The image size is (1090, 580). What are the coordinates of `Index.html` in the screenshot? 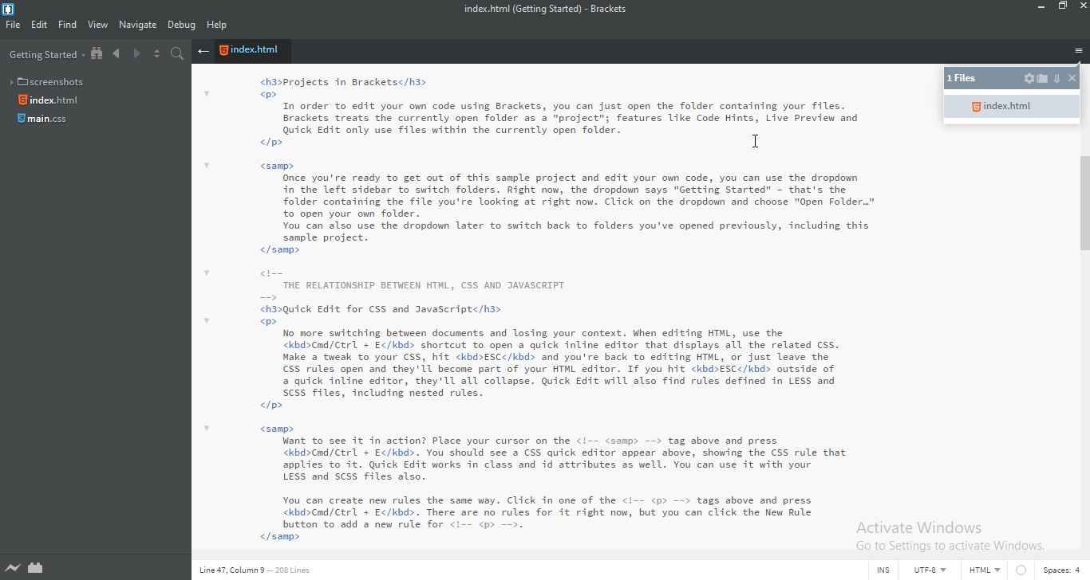 It's located at (252, 52).